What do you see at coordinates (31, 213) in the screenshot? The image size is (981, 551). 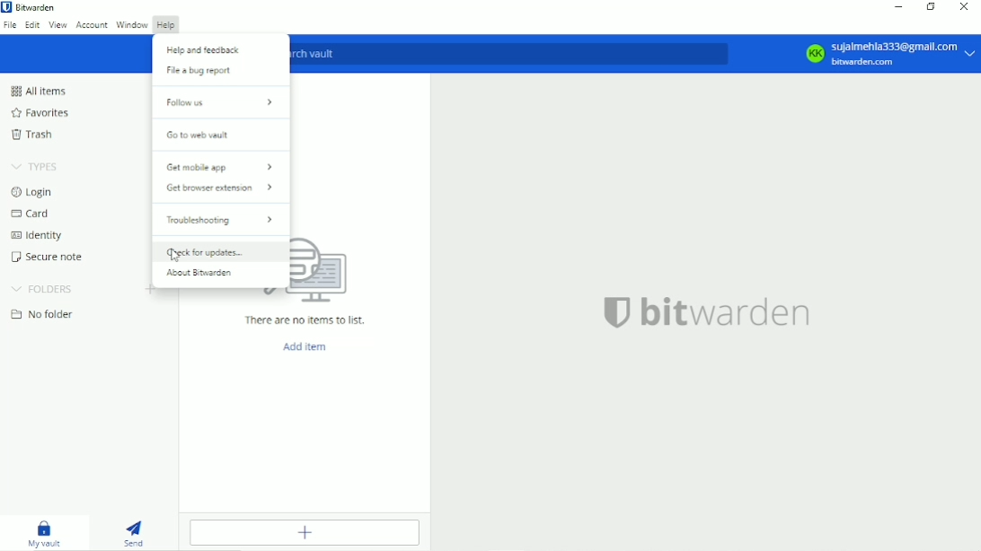 I see `Card` at bounding box center [31, 213].